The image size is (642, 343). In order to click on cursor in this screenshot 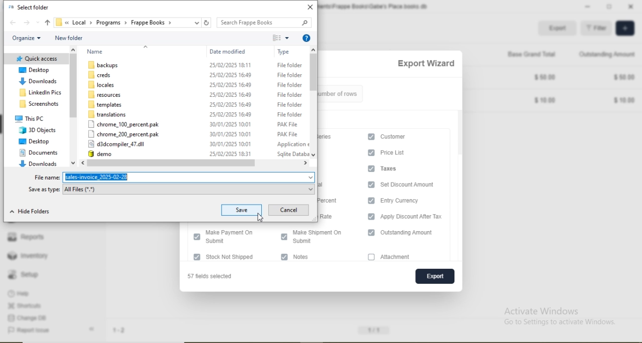, I will do `click(261, 218)`.